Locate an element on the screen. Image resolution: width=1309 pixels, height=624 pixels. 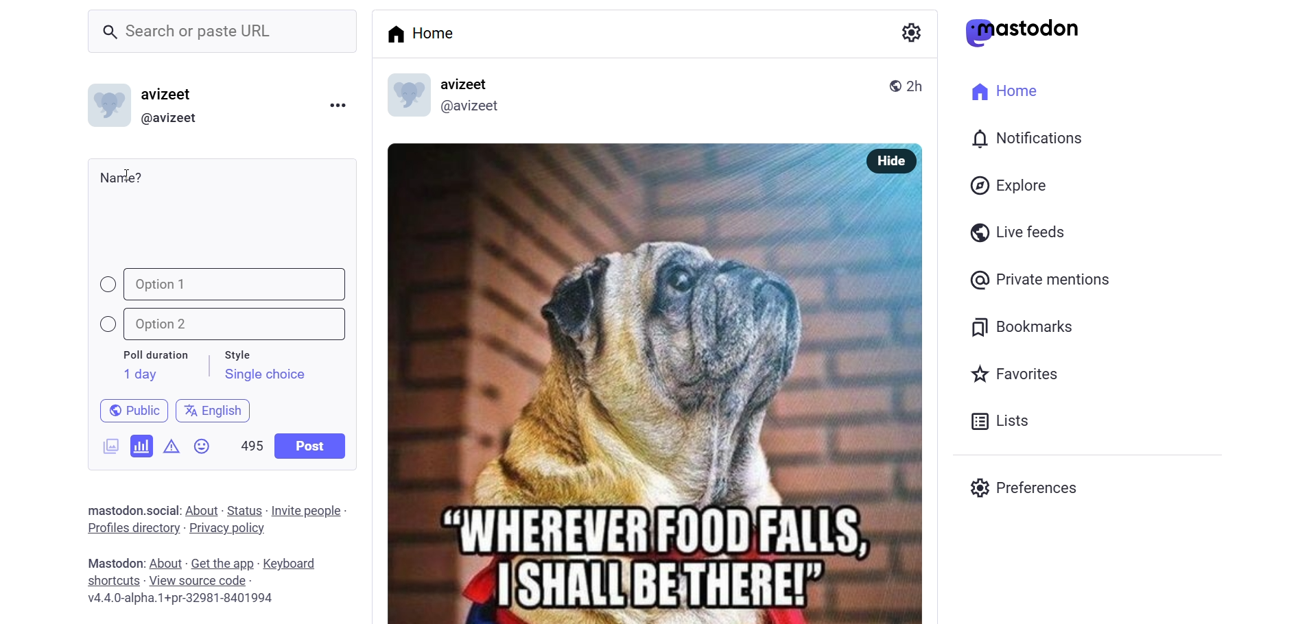
shortcuts is located at coordinates (113, 581).